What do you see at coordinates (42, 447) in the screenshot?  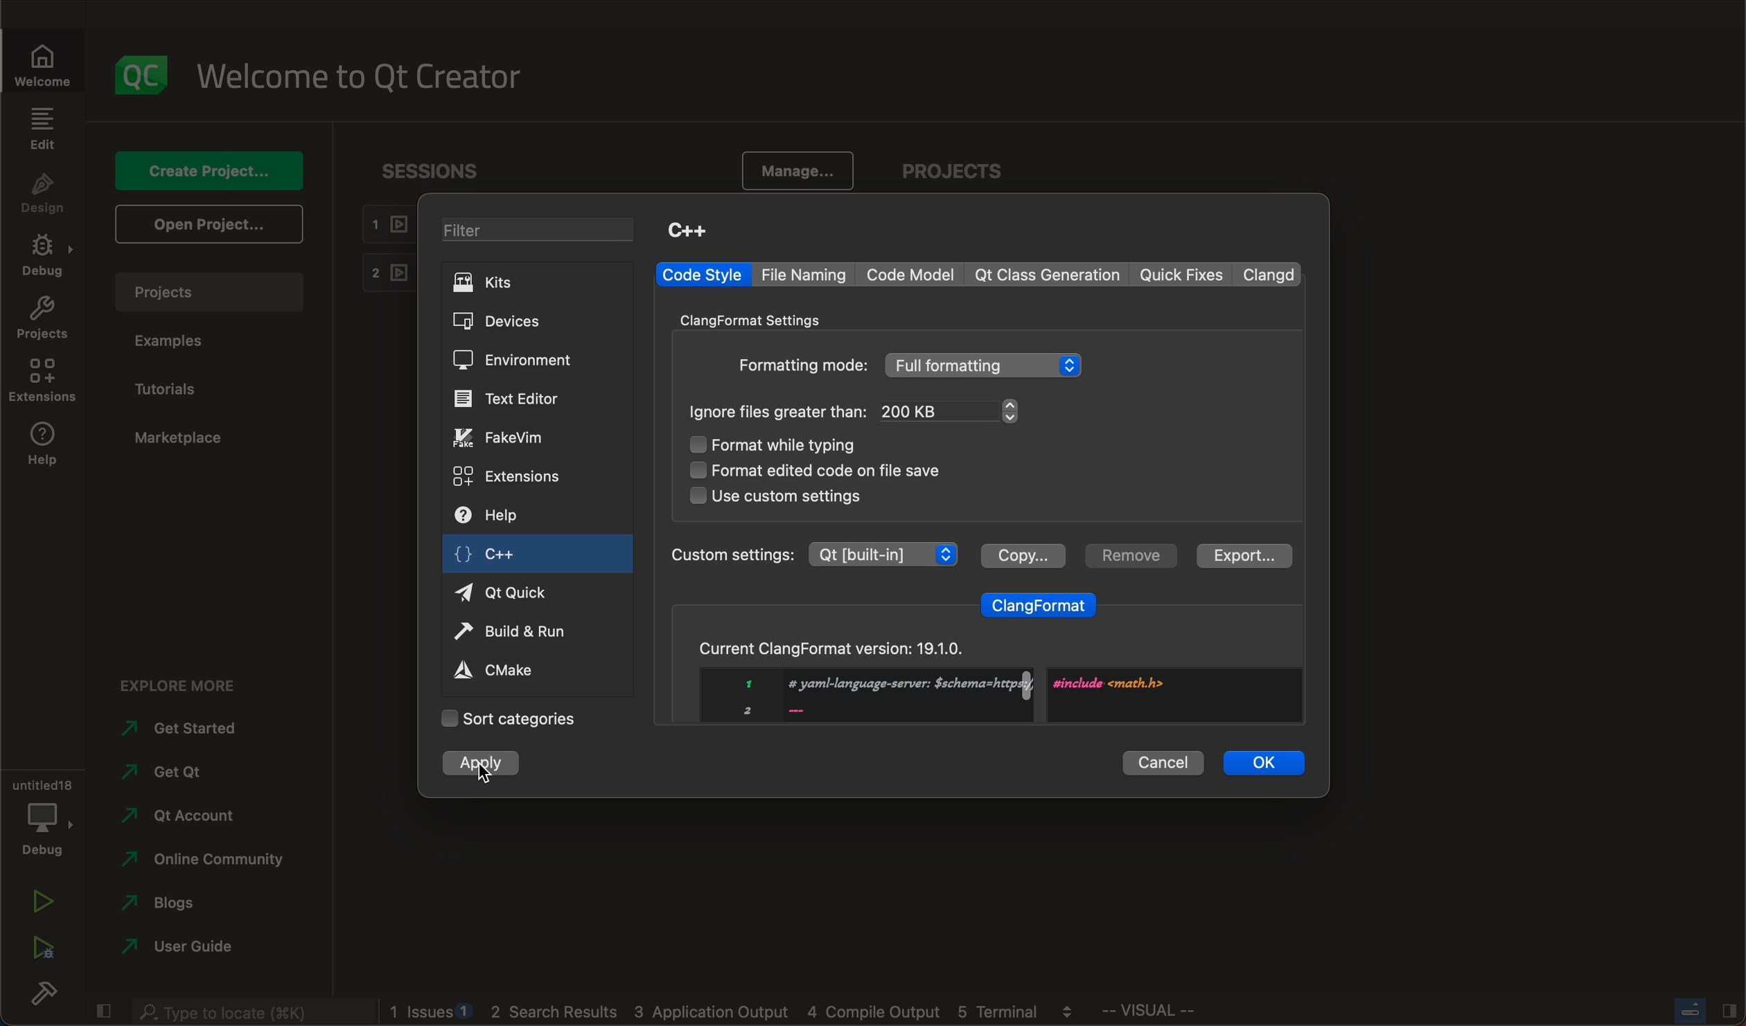 I see `help` at bounding box center [42, 447].